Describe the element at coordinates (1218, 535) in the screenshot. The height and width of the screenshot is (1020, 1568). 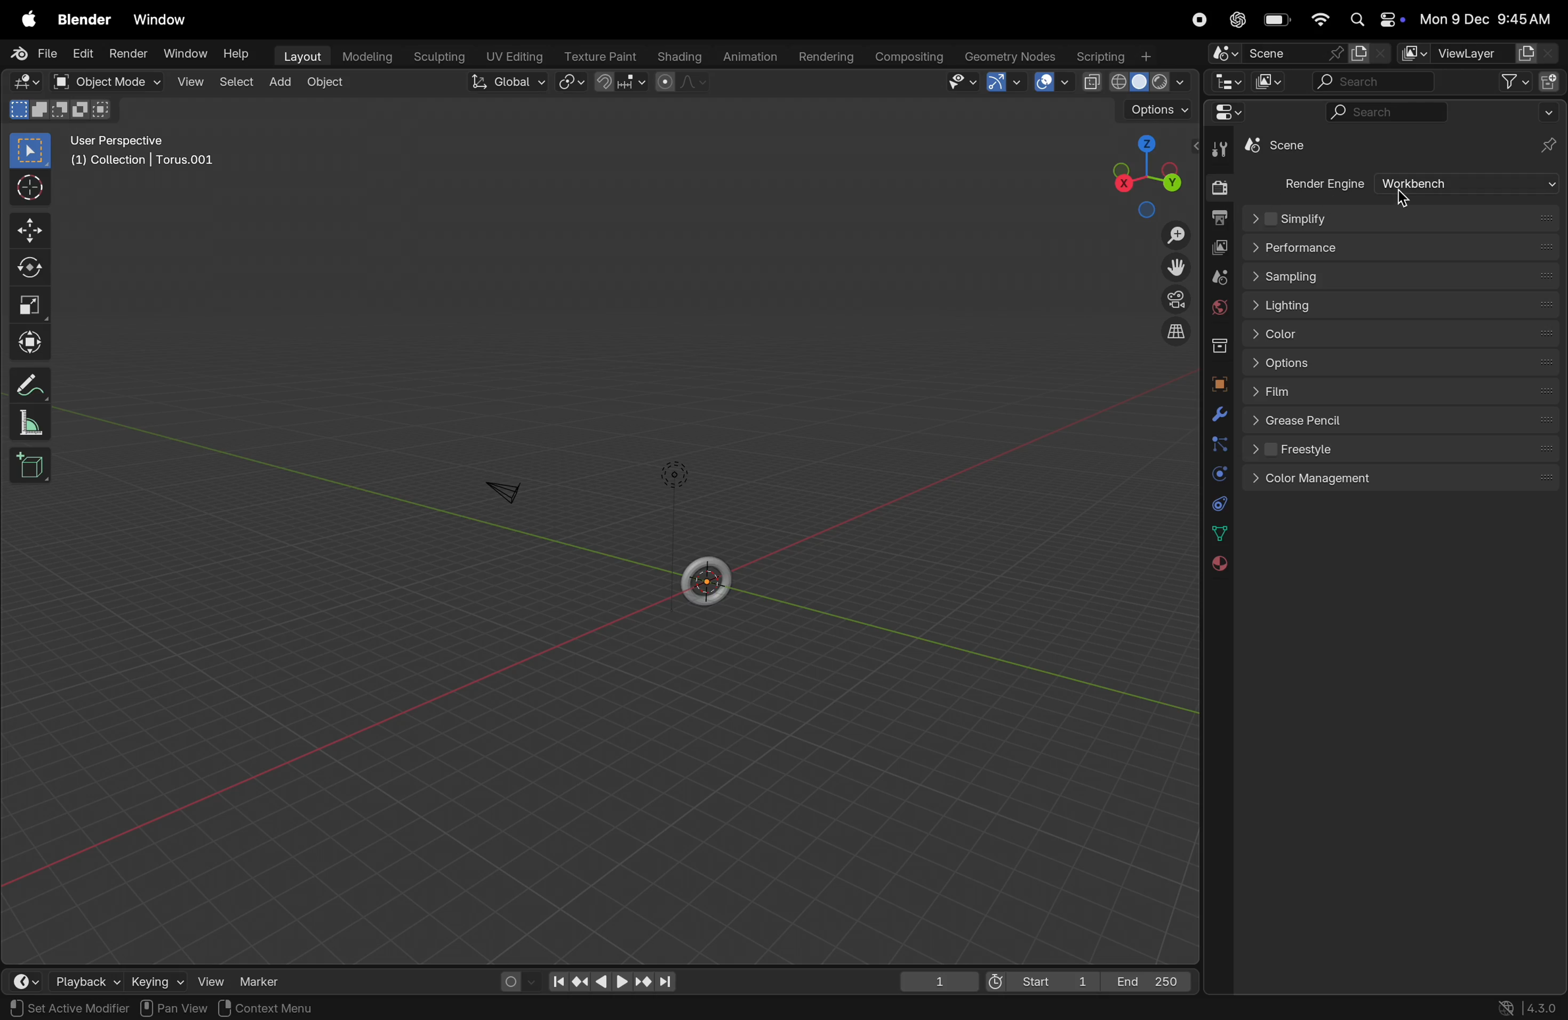
I see `data` at that location.